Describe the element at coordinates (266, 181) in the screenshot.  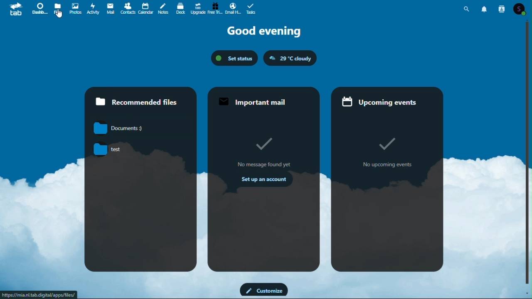
I see `Set up an account` at that location.